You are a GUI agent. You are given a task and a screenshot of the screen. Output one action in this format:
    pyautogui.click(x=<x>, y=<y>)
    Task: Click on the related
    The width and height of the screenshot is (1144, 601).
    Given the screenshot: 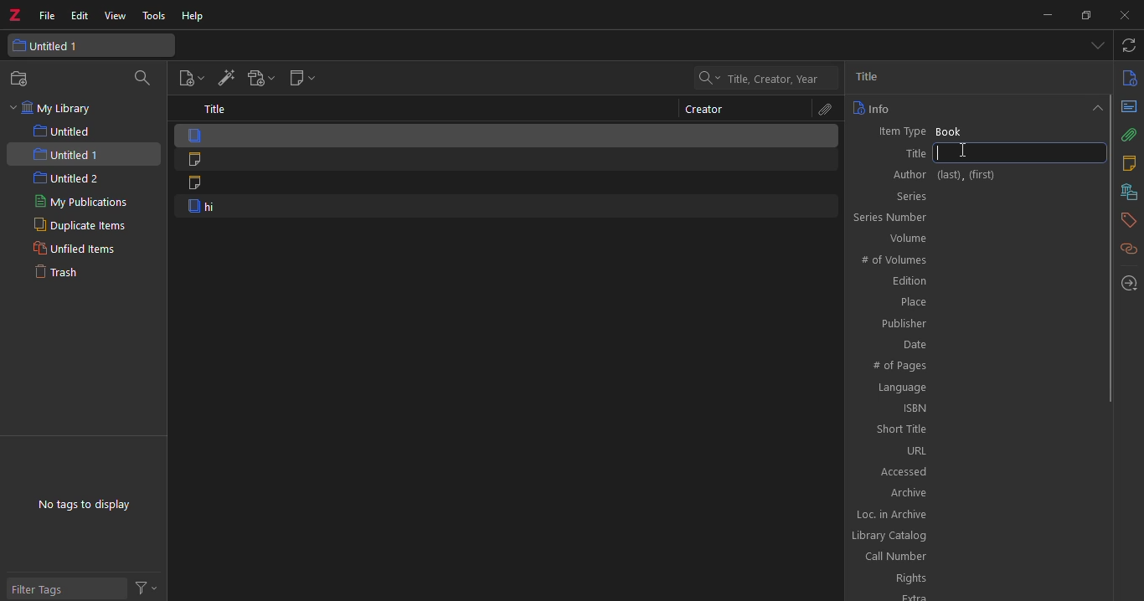 What is the action you would take?
    pyautogui.click(x=1128, y=249)
    